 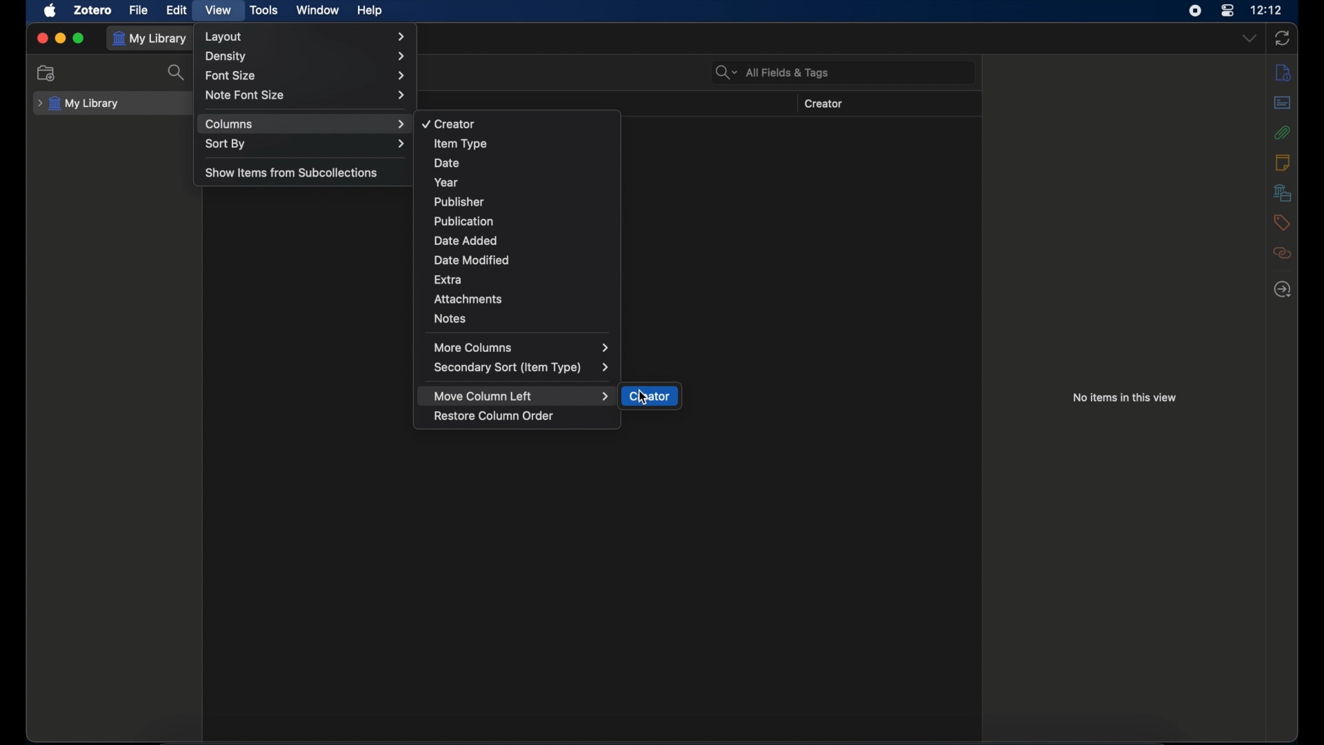 I want to click on window, so click(x=317, y=10).